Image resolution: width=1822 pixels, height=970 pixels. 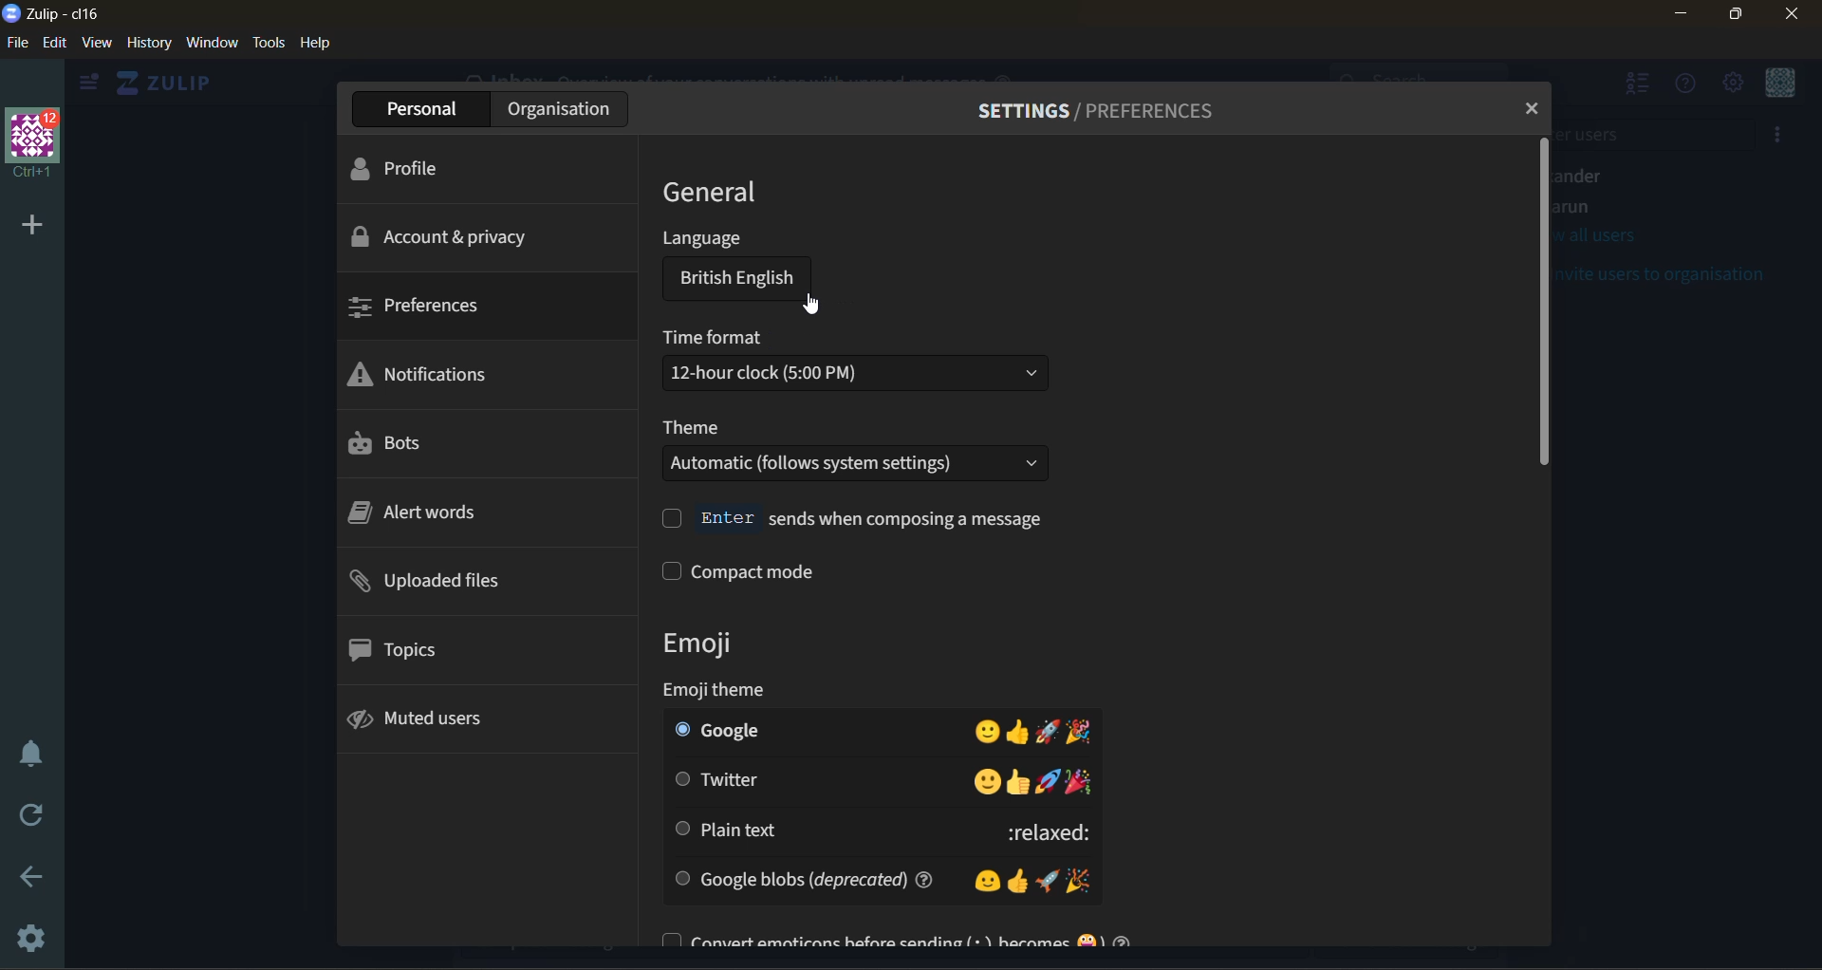 I want to click on enter send, so click(x=852, y=518).